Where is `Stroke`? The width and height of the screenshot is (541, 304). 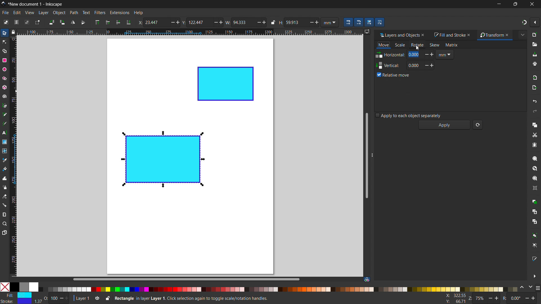
Stroke is located at coordinates (16, 301).